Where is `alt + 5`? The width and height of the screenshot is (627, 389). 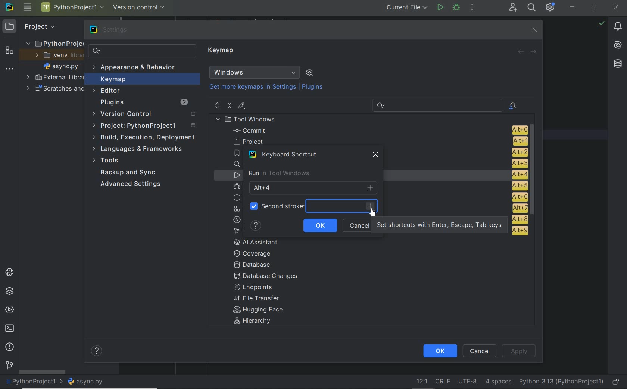 alt + 5 is located at coordinates (518, 186).